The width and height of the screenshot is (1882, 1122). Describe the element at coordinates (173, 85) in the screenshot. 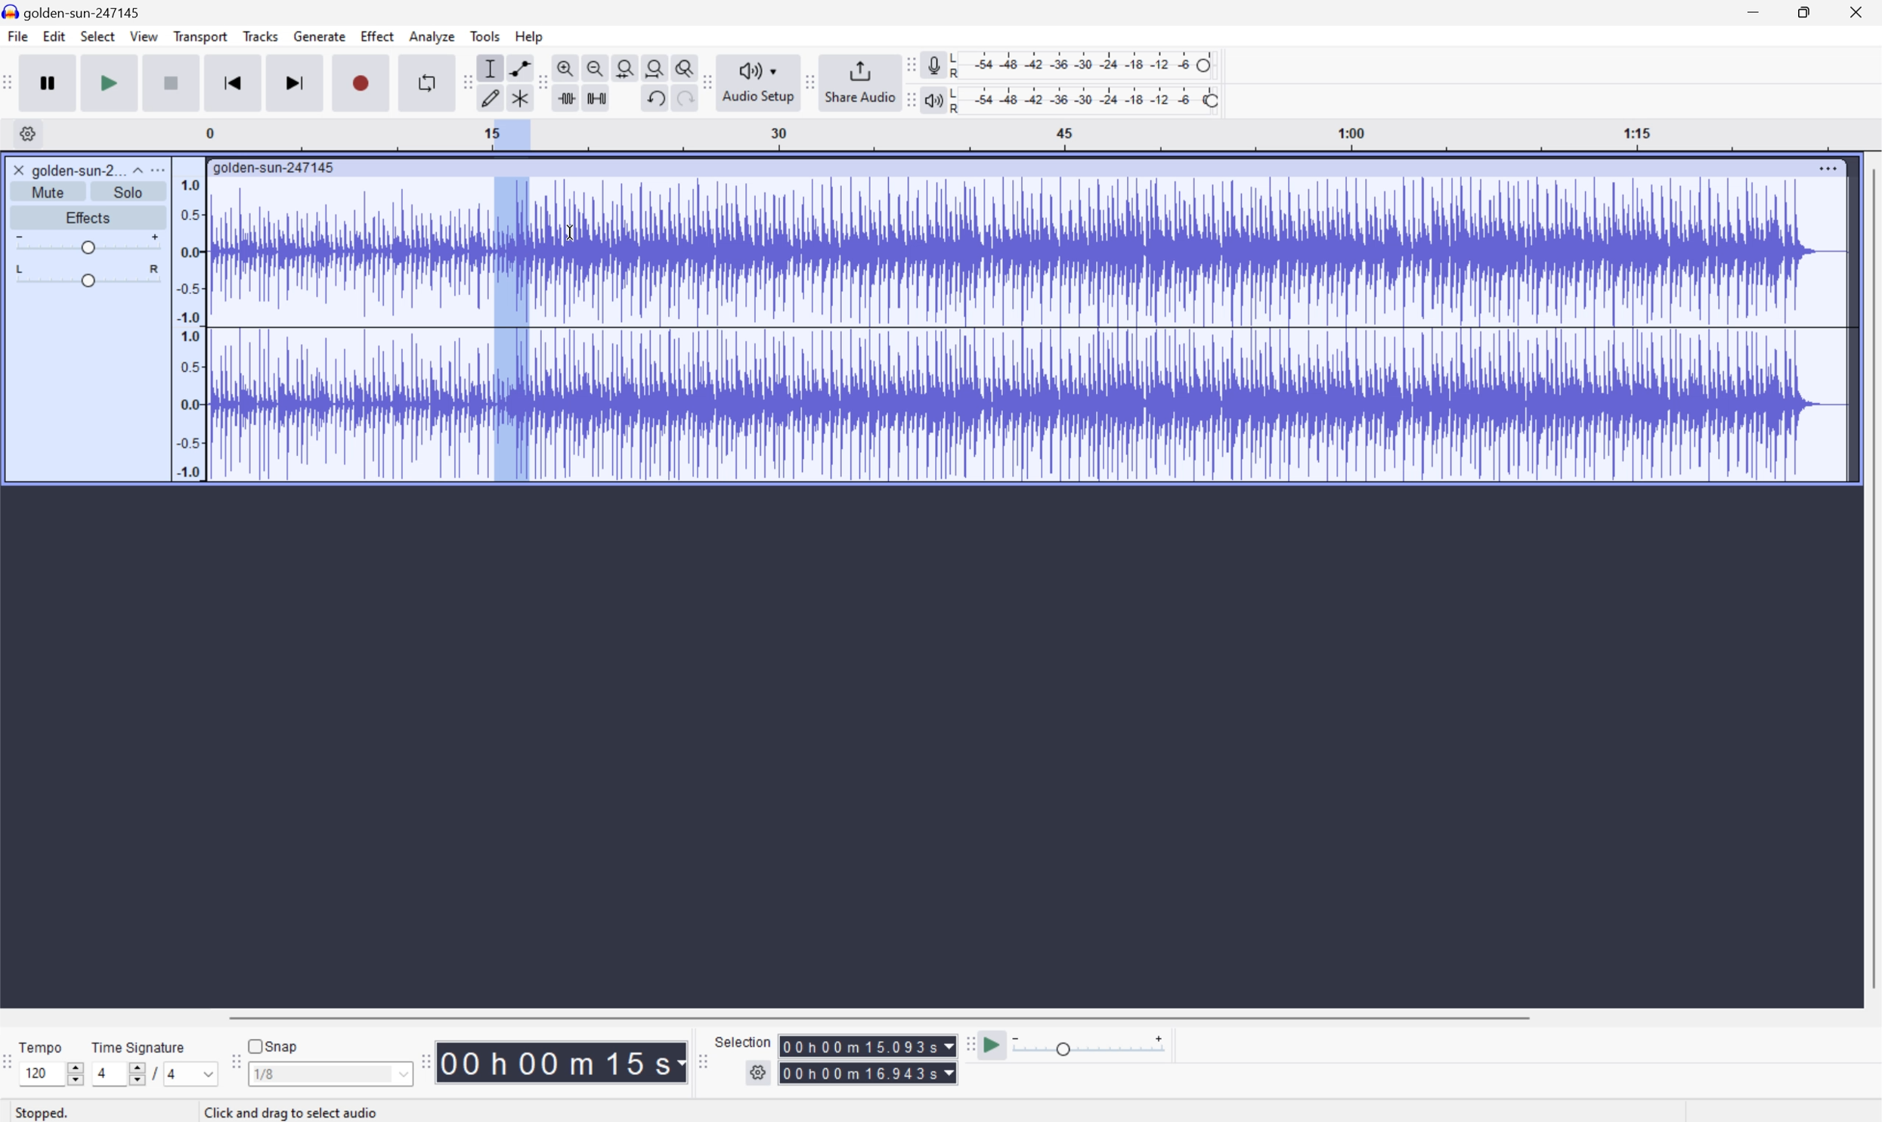

I see `Stop` at that location.